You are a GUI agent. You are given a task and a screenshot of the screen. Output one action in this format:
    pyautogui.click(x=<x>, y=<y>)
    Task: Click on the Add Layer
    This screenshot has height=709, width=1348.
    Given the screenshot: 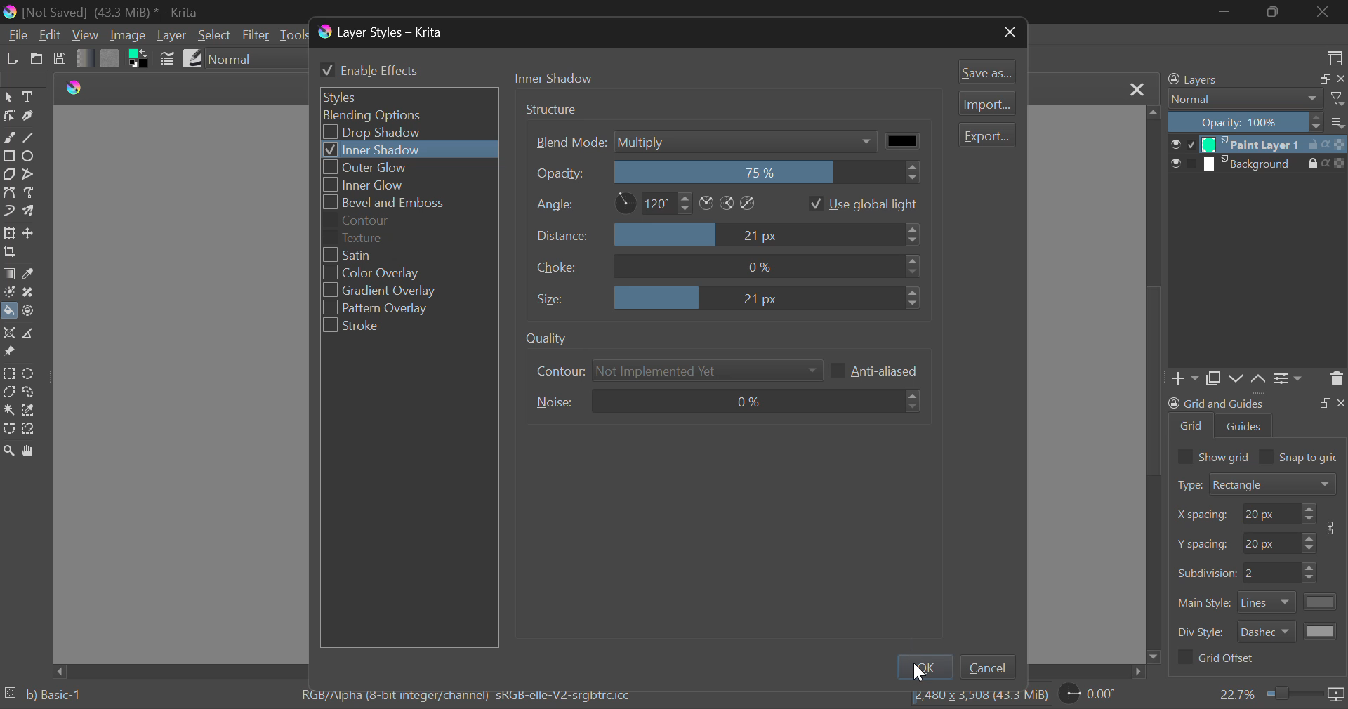 What is the action you would take?
    pyautogui.click(x=1187, y=380)
    